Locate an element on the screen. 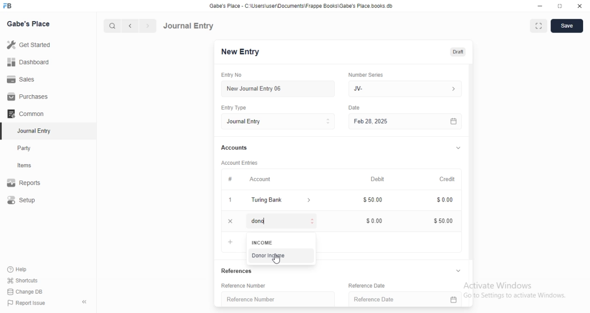 This screenshot has width=590, height=313. Add Row is located at coordinates (229, 243).